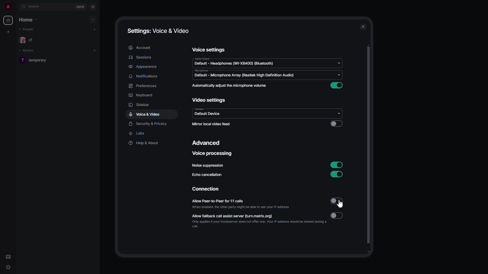  What do you see at coordinates (140, 105) in the screenshot?
I see `sidebar` at bounding box center [140, 105].